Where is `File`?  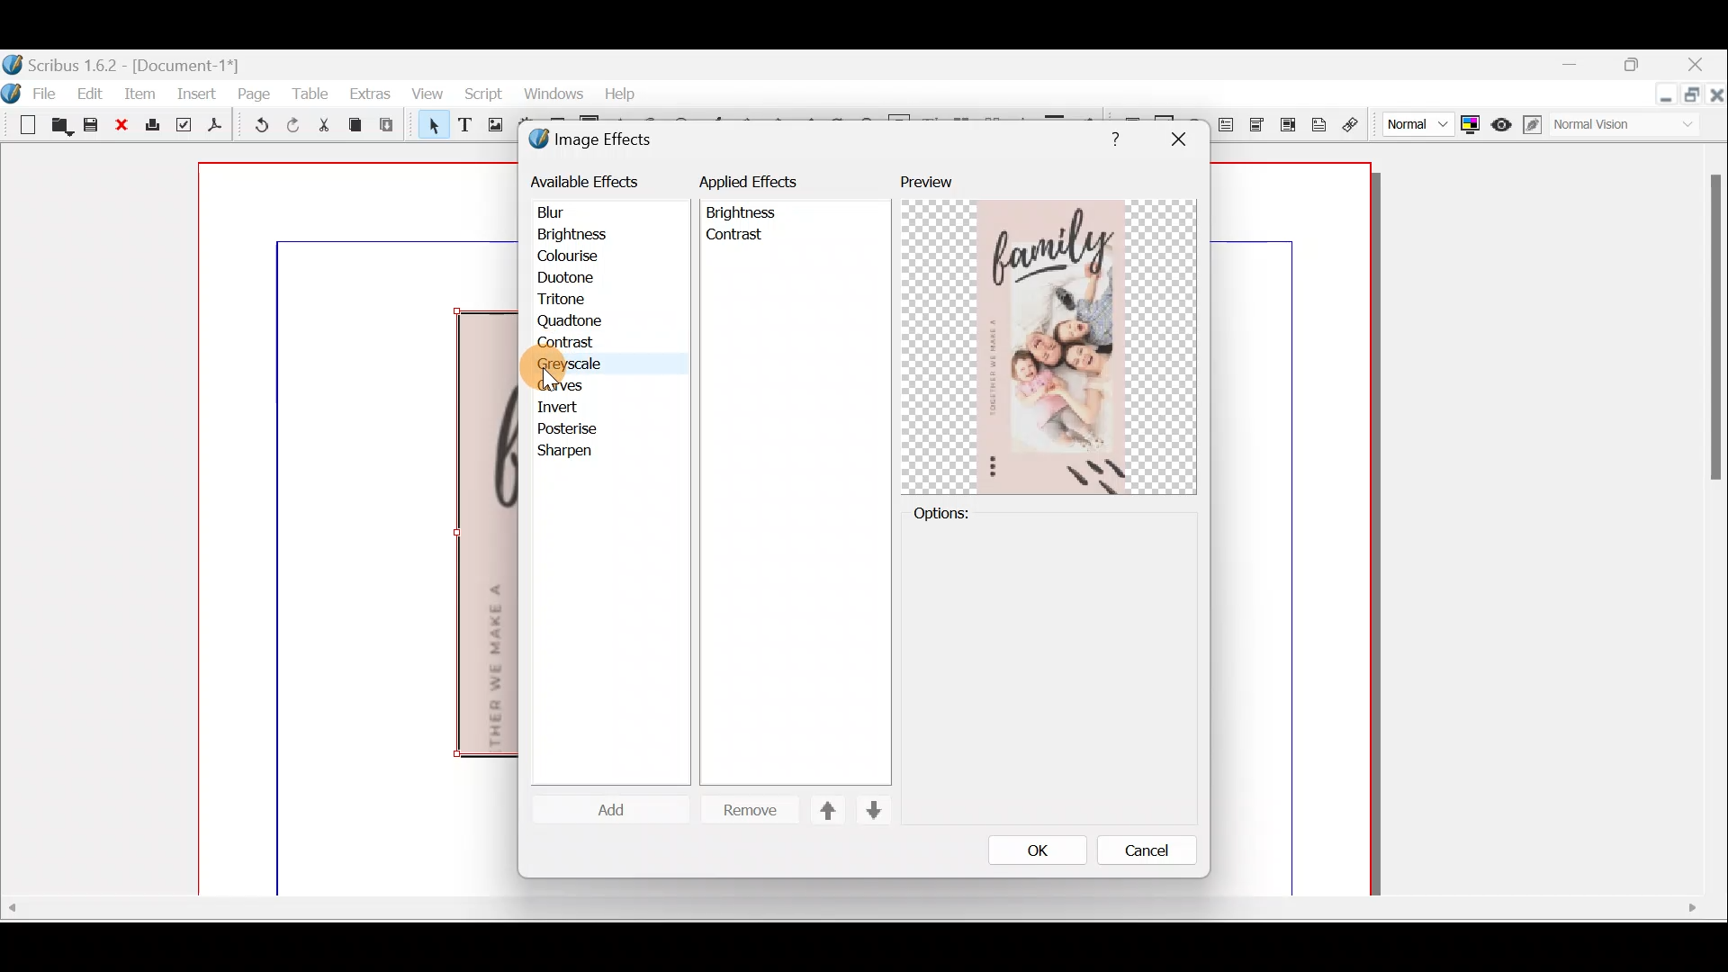
File is located at coordinates (48, 94).